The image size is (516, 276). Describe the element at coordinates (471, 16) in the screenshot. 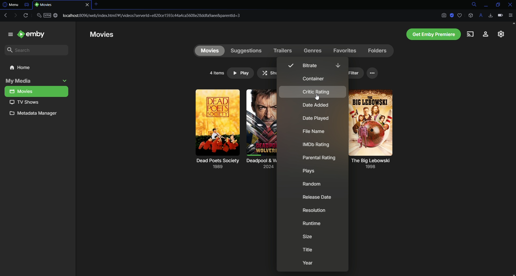

I see `Extensions` at that location.